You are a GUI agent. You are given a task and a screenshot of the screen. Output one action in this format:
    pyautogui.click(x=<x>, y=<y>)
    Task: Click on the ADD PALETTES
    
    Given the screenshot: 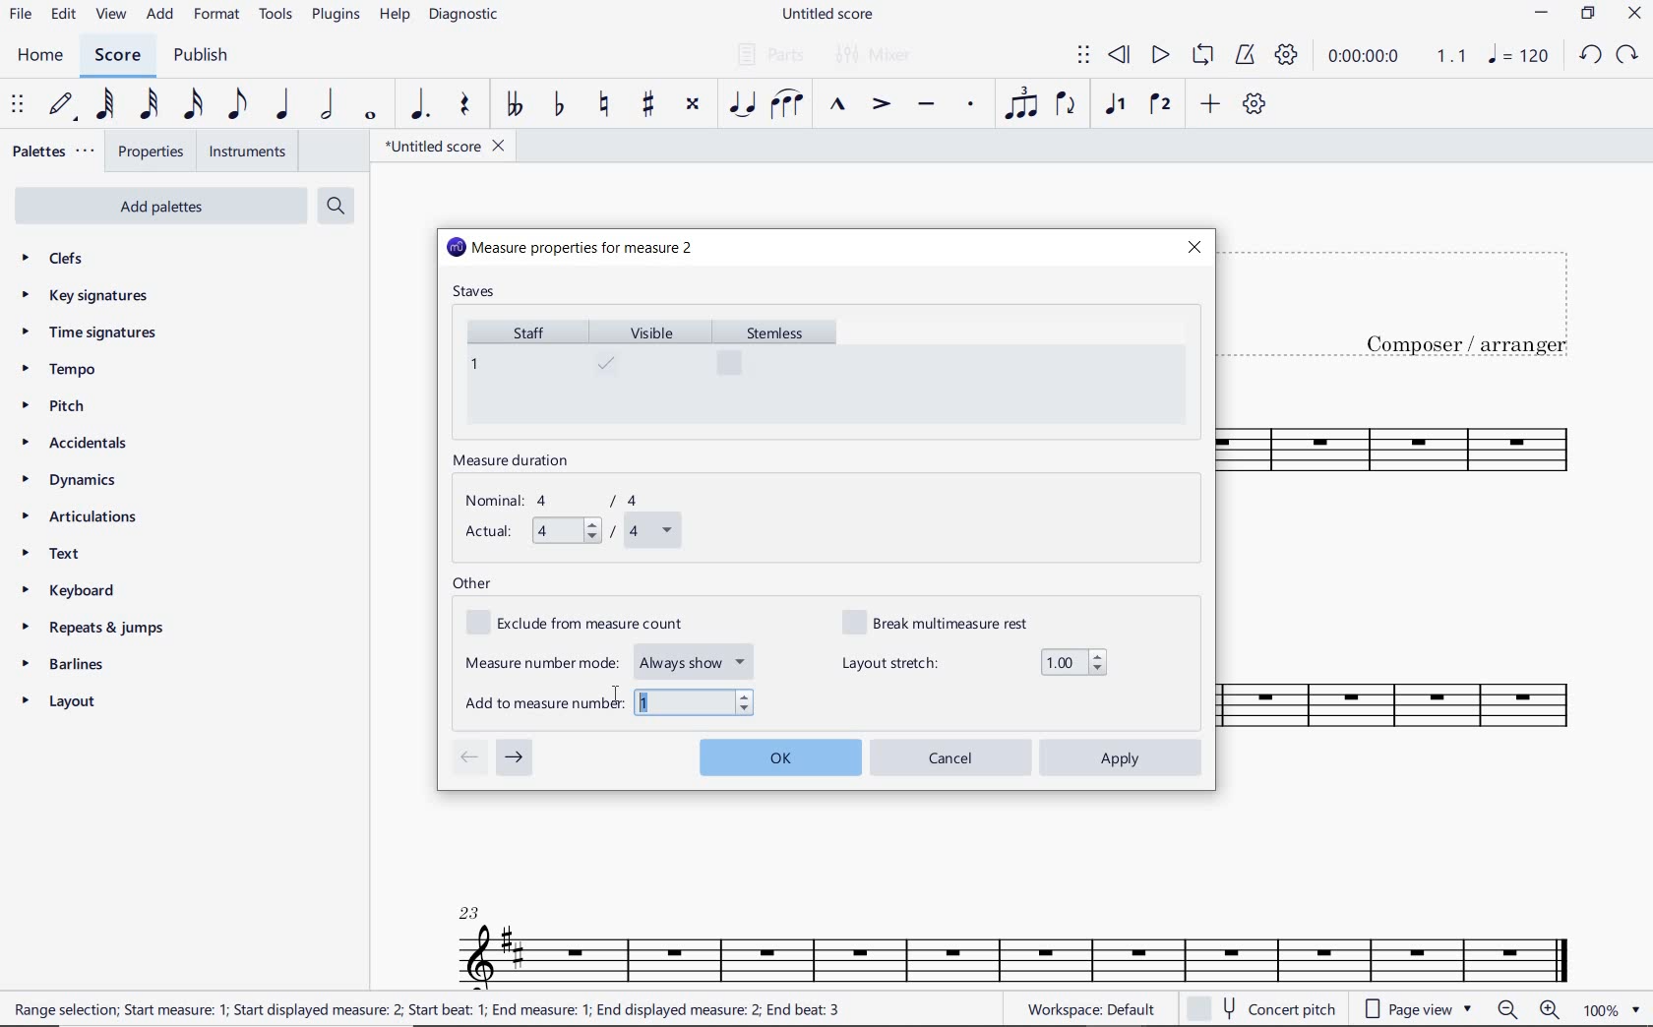 What is the action you would take?
    pyautogui.click(x=158, y=205)
    